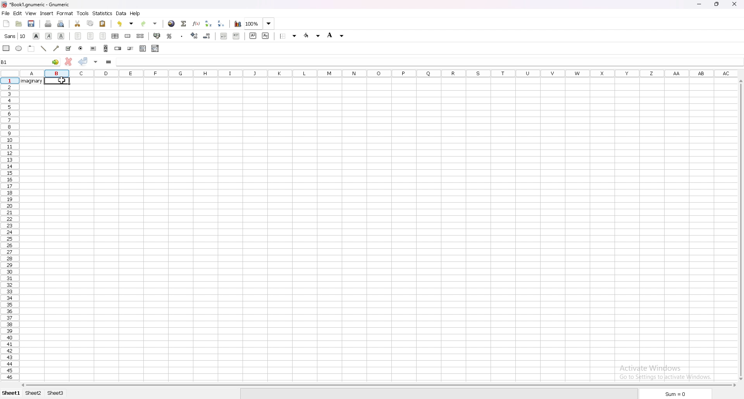 The width and height of the screenshot is (744, 399). Describe the element at coordinates (8, 236) in the screenshot. I see `Coloumn` at that location.